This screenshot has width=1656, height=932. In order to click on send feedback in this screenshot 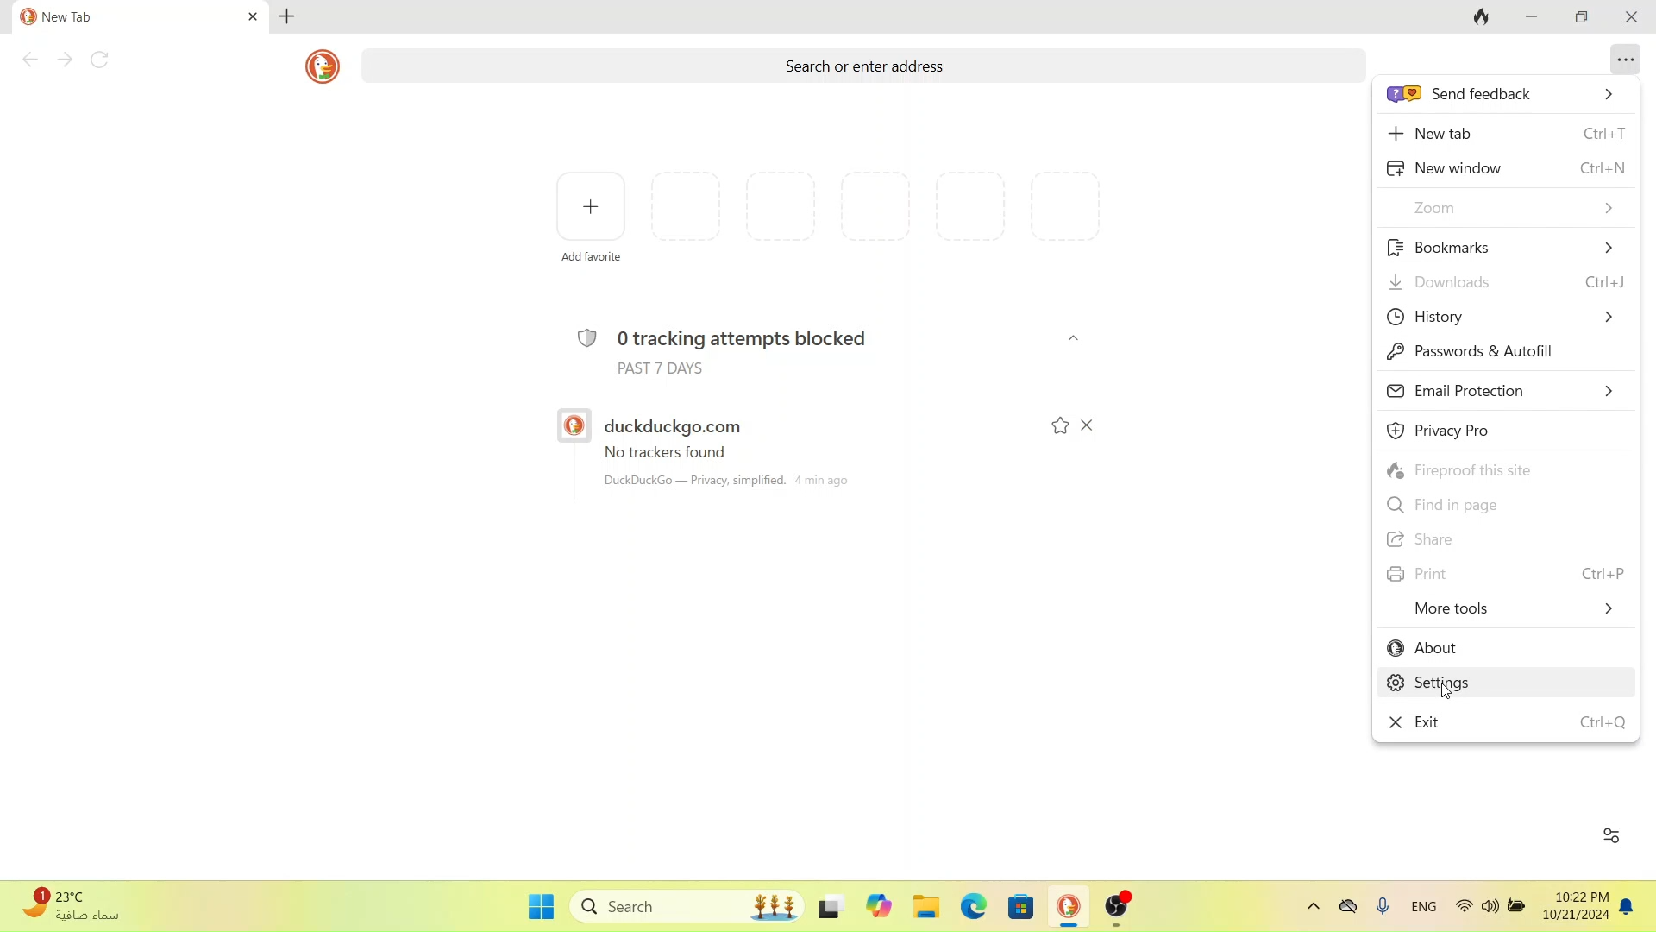, I will do `click(1505, 92)`.